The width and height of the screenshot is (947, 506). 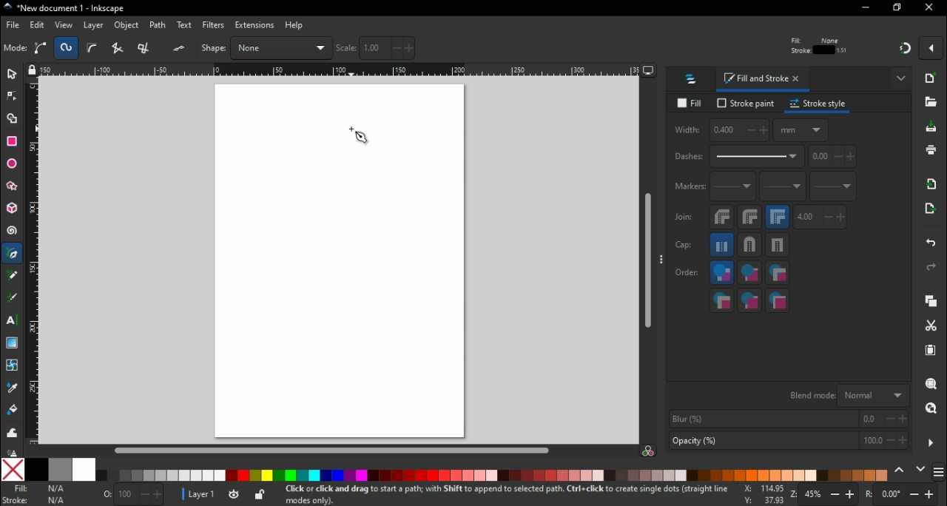 I want to click on tweak tool, so click(x=10, y=433).